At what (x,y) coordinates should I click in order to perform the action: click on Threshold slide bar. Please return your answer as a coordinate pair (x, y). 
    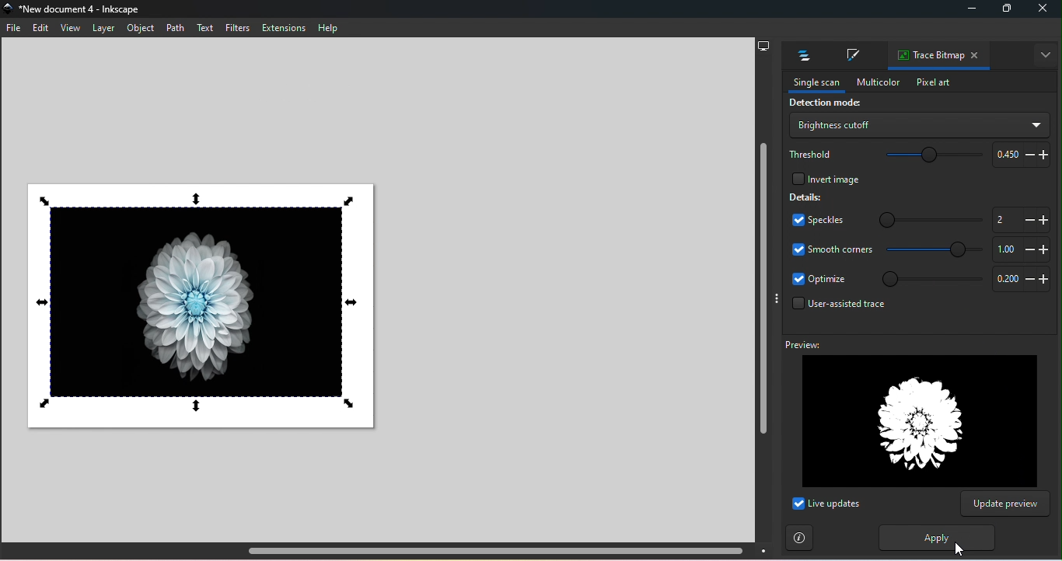
    Looking at the image, I should click on (926, 156).